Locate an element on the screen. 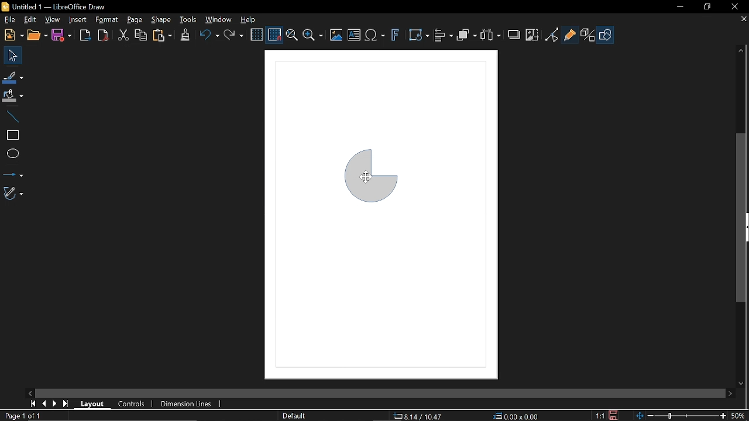  Select at least three objects to distribute is located at coordinates (491, 36).